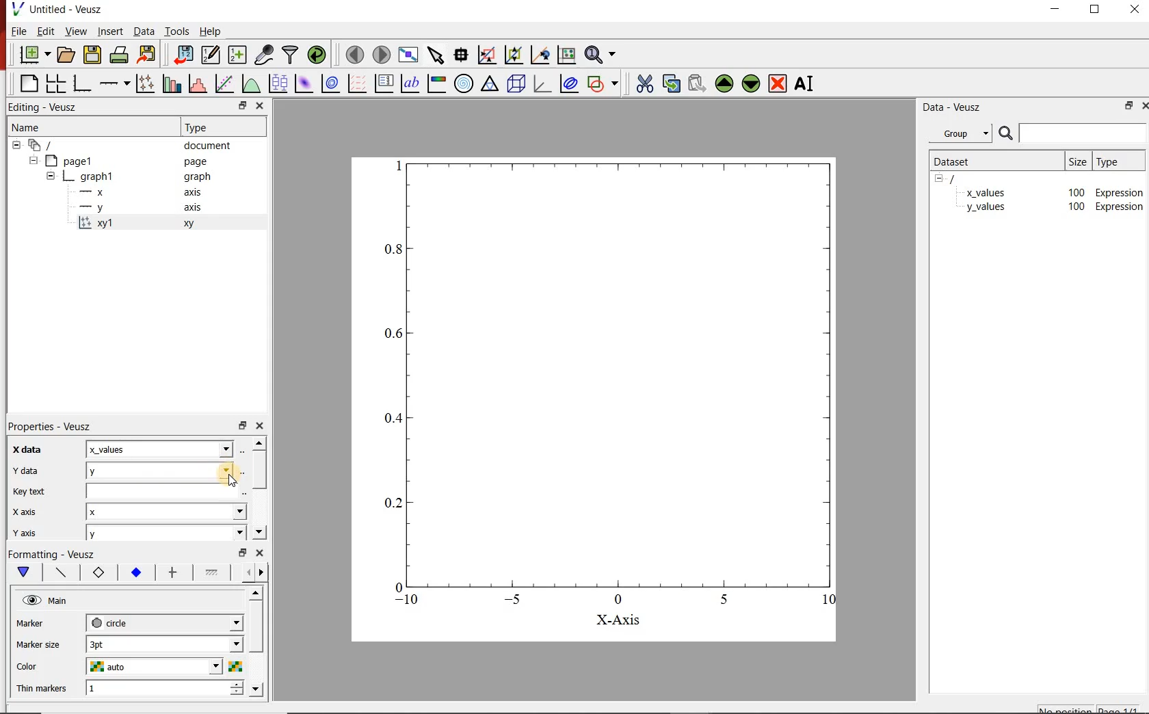 The height and width of the screenshot is (714, 1149). I want to click on restore down, so click(243, 552).